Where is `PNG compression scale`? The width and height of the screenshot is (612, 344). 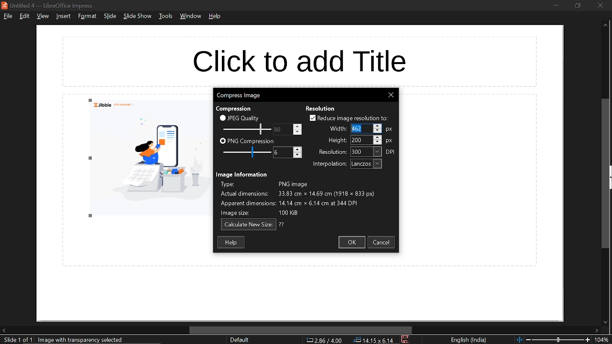 PNG compression scale is located at coordinates (282, 129).